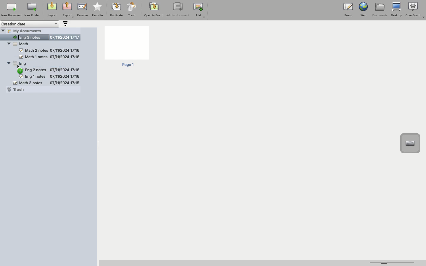  Describe the element at coordinates (8, 63) in the screenshot. I see `Hide` at that location.